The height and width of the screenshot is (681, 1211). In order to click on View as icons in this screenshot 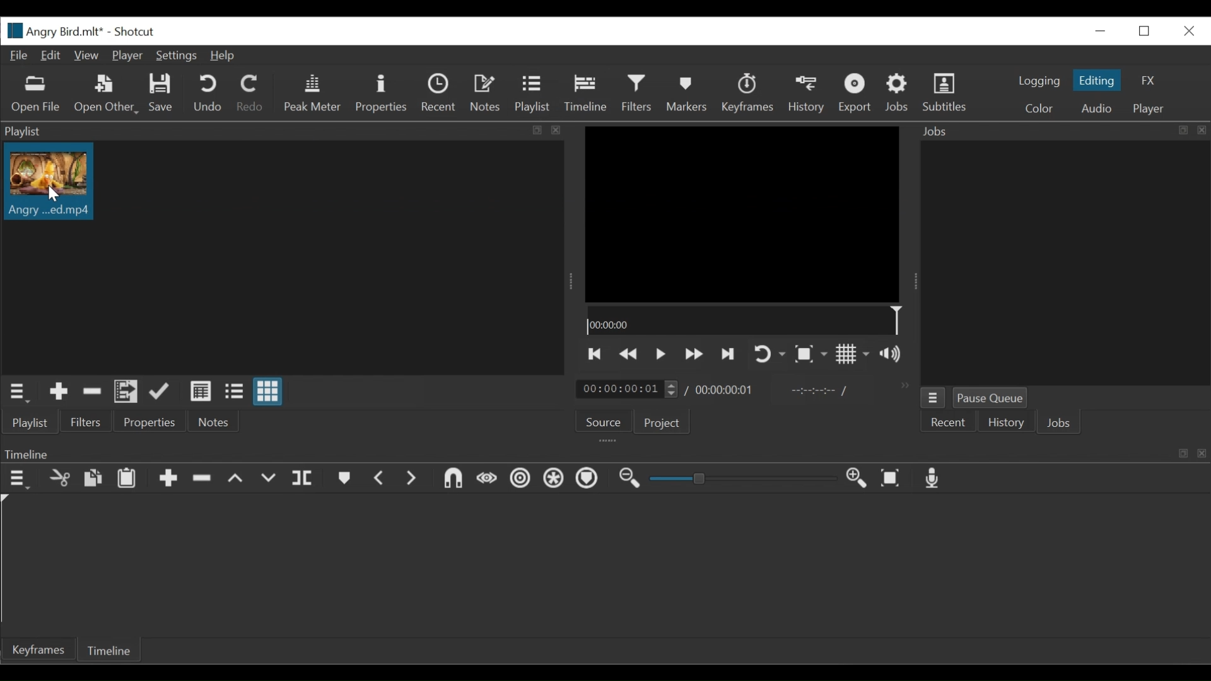, I will do `click(267, 392)`.